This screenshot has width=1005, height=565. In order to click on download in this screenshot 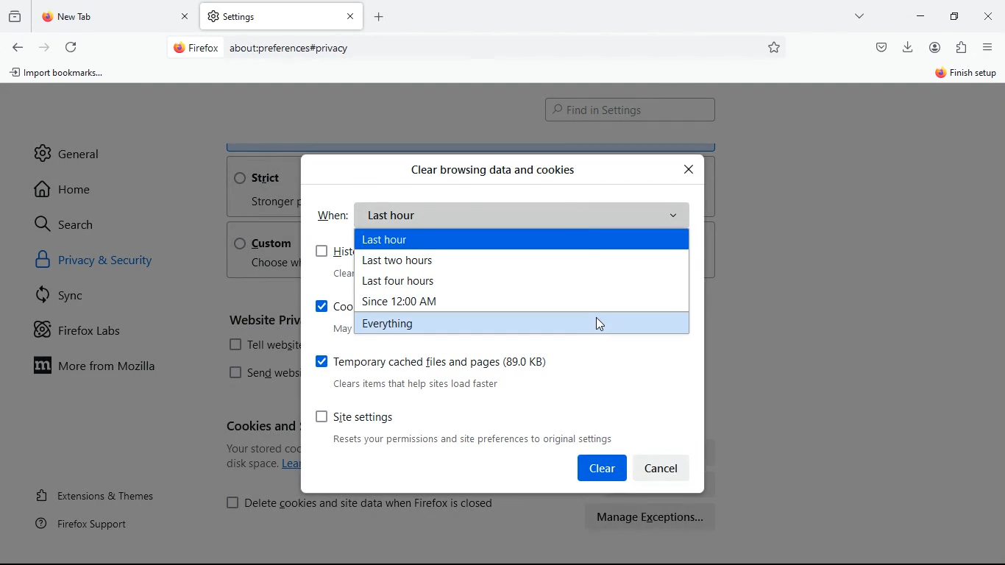, I will do `click(908, 46)`.